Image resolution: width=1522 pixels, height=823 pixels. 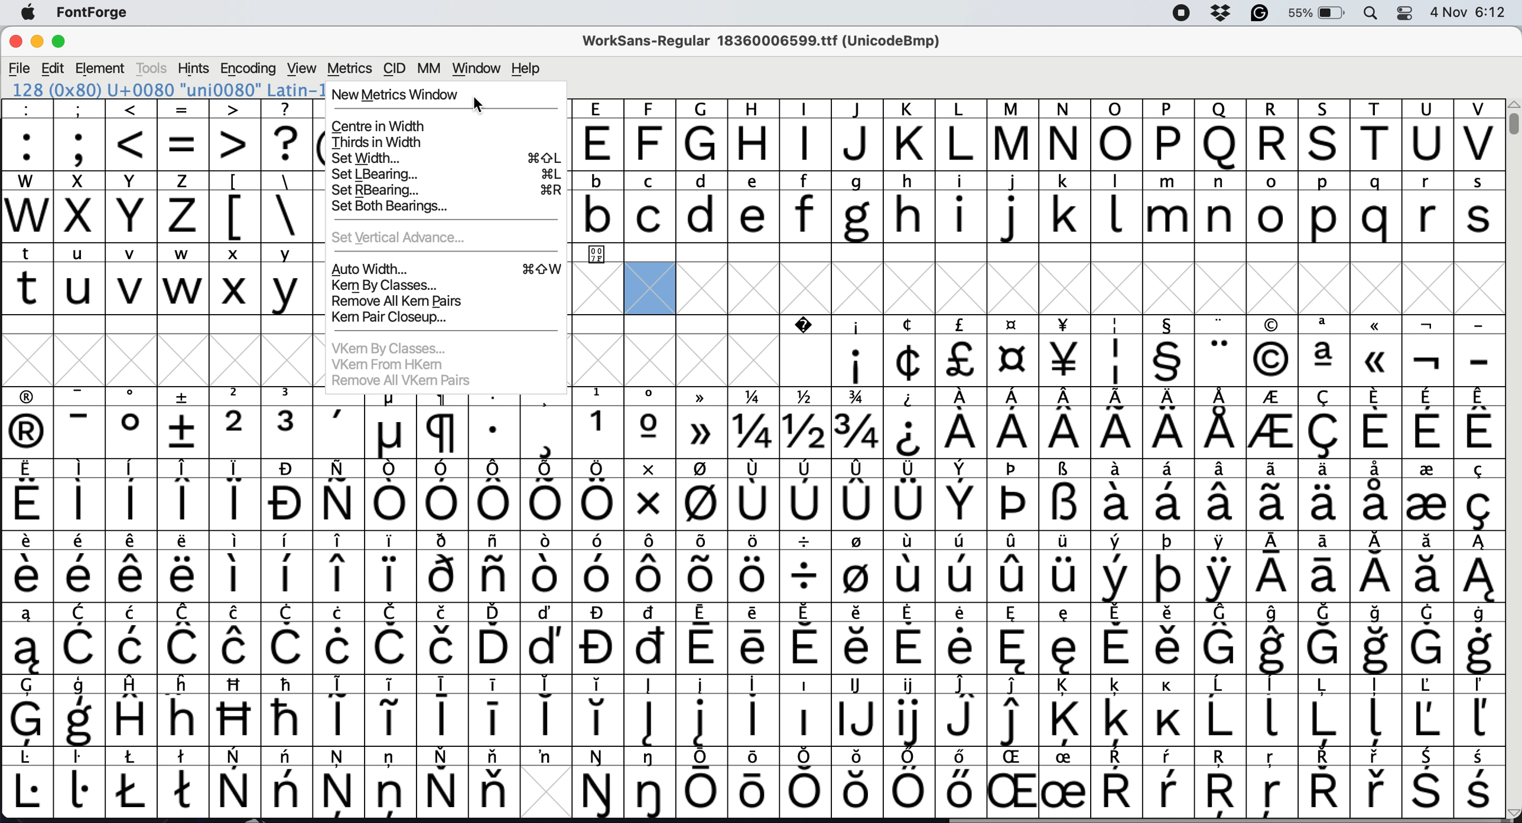 I want to click on system logo, so click(x=28, y=12).